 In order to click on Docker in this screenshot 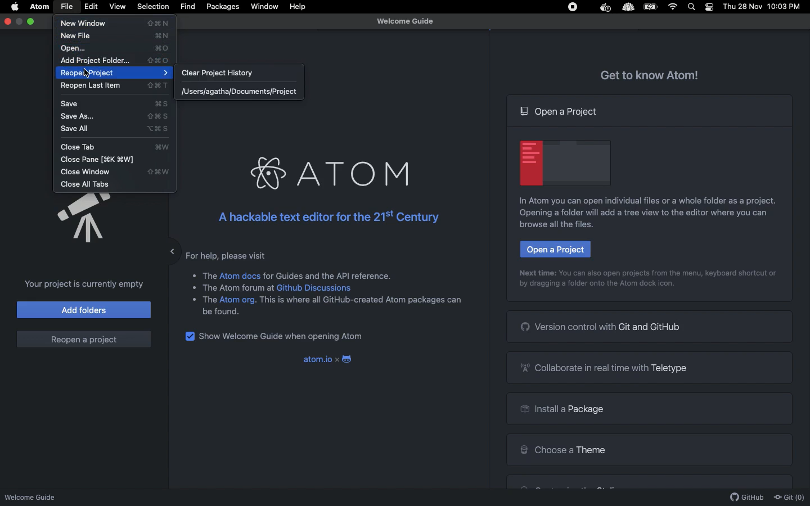, I will do `click(604, 8)`.